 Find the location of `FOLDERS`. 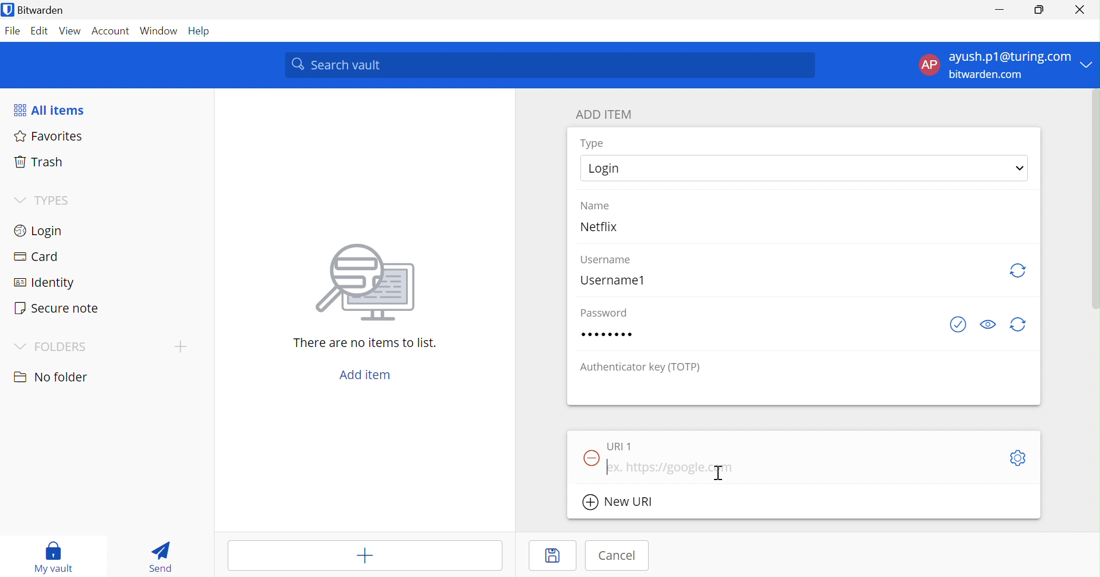

FOLDERS is located at coordinates (49, 348).